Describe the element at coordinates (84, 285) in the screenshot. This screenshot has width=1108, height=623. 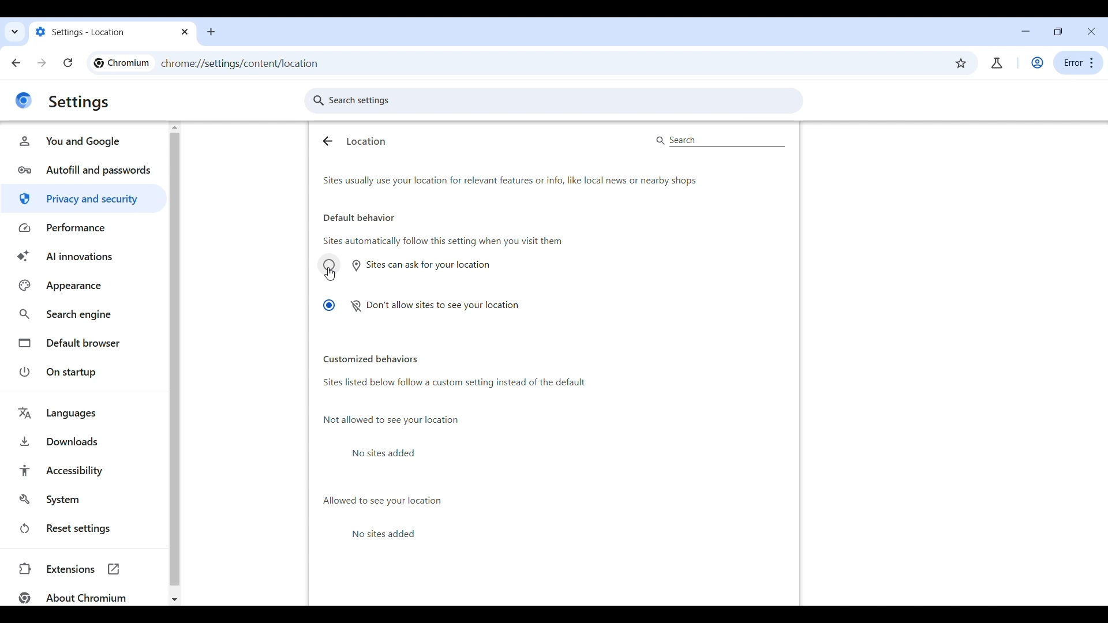
I see `Appearance` at that location.